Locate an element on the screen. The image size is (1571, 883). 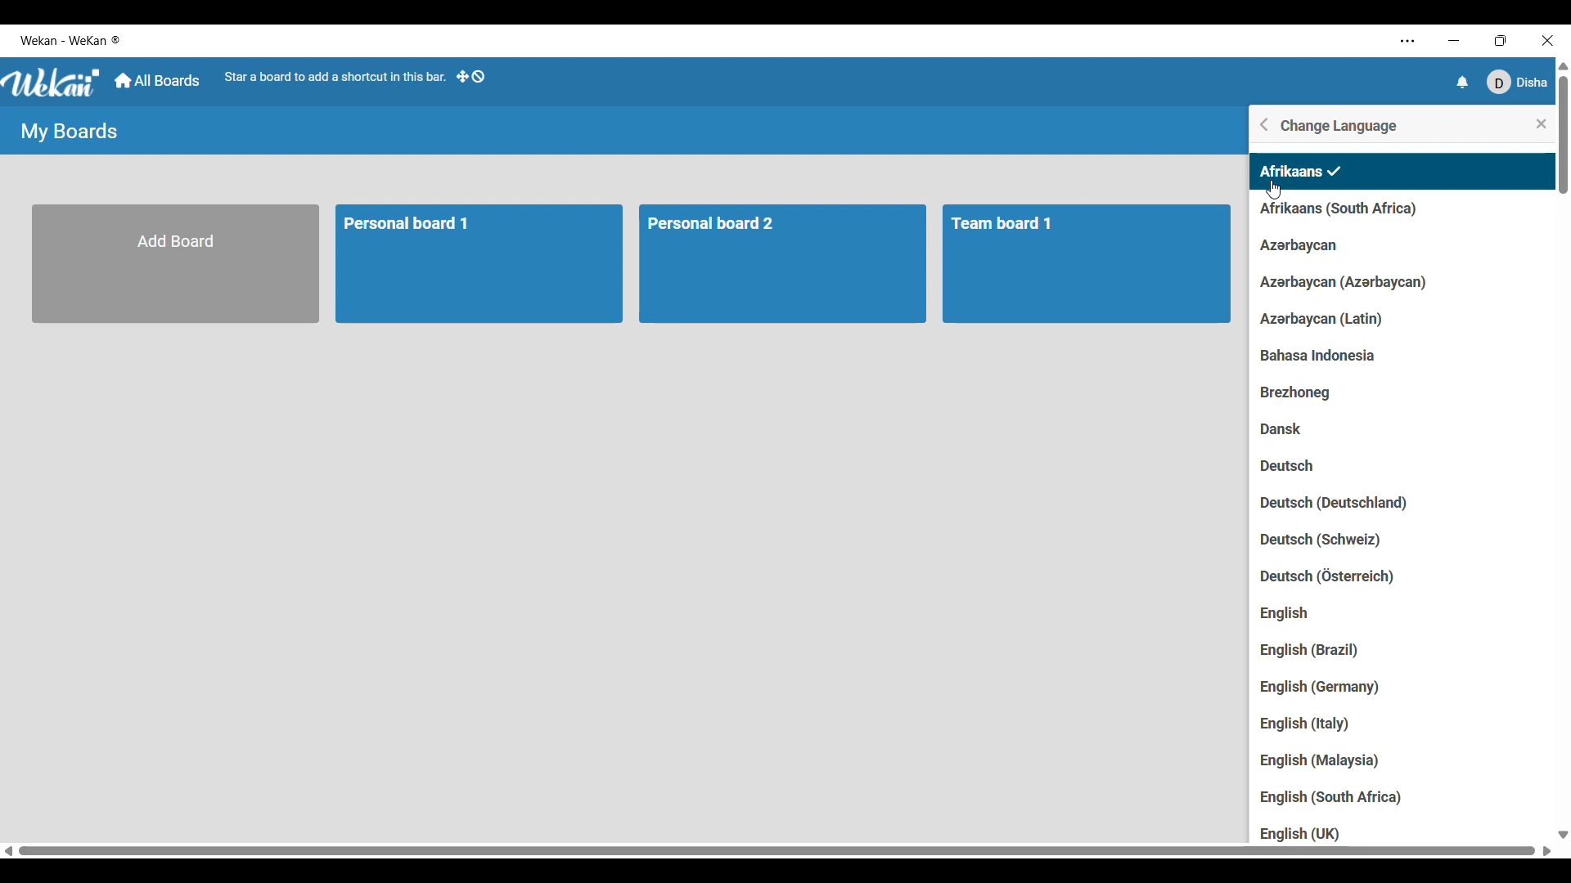
English (South Africa) is located at coordinates (1335, 797).